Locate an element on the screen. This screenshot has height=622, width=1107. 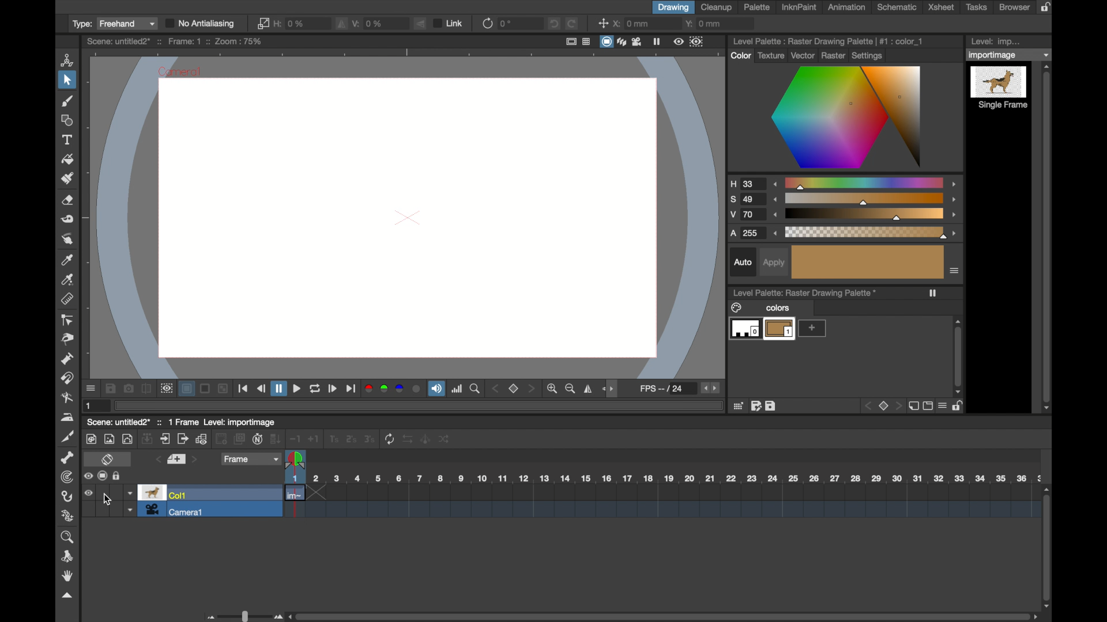
screen is located at coordinates (205, 389).